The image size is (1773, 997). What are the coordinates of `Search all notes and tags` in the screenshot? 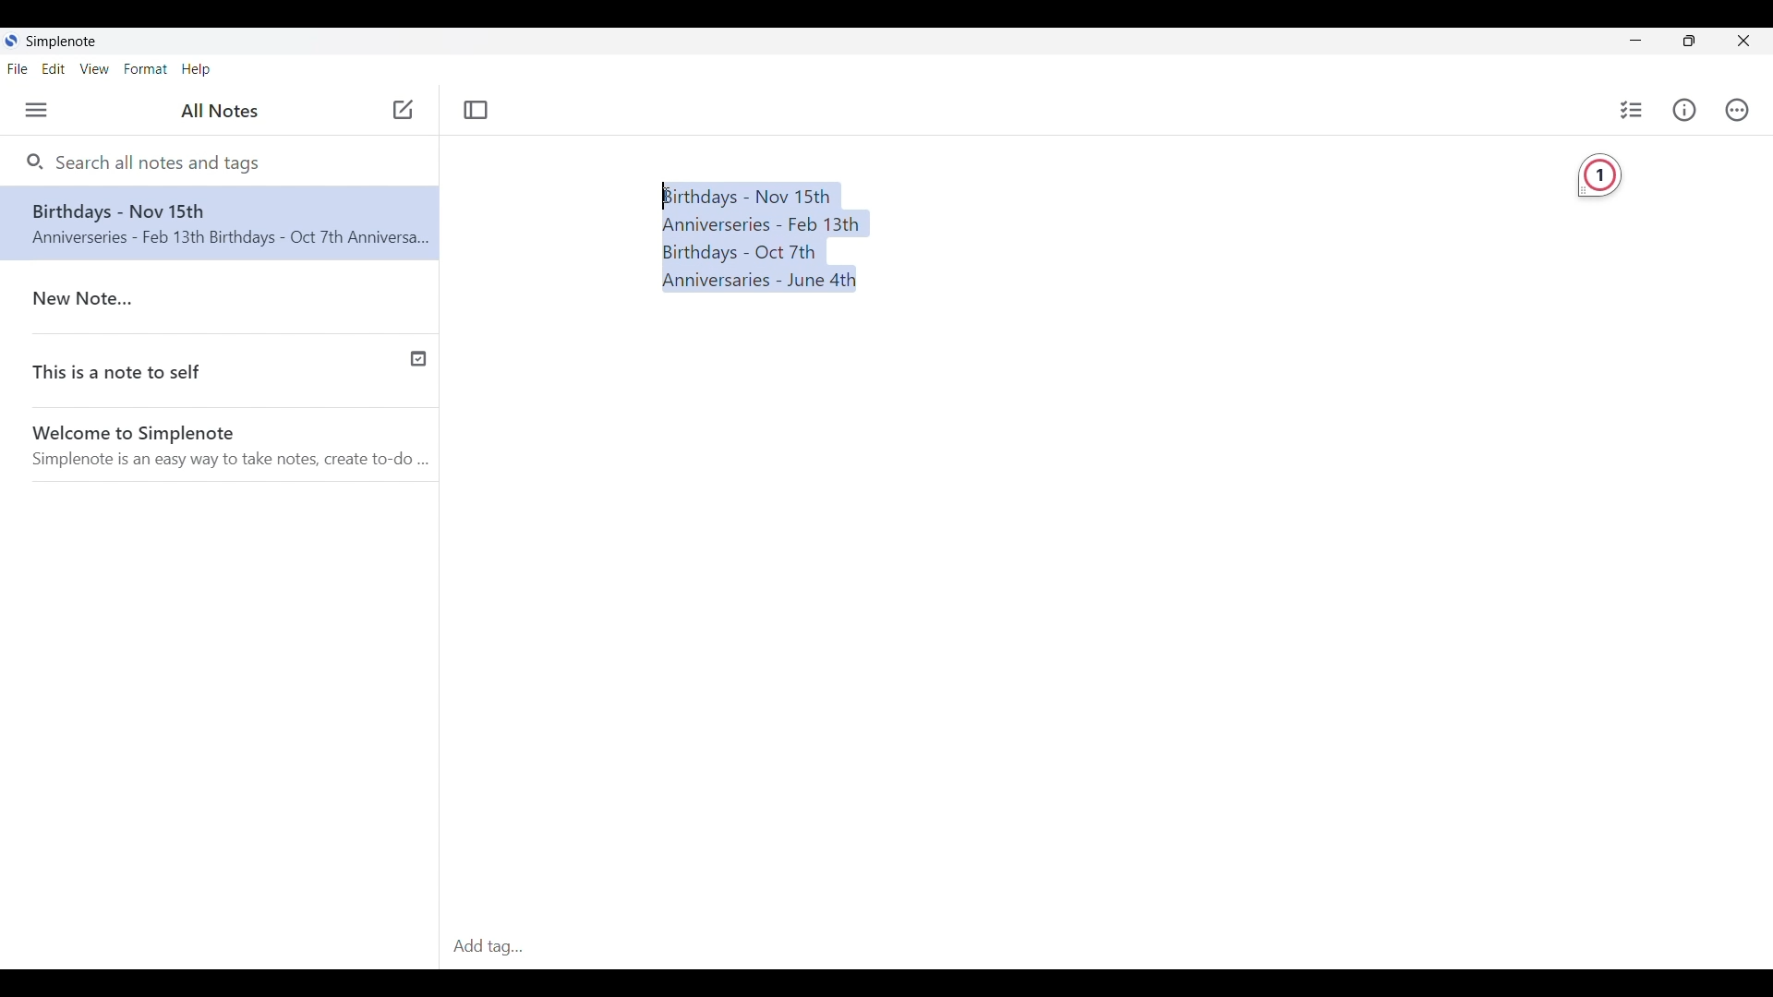 It's located at (163, 162).